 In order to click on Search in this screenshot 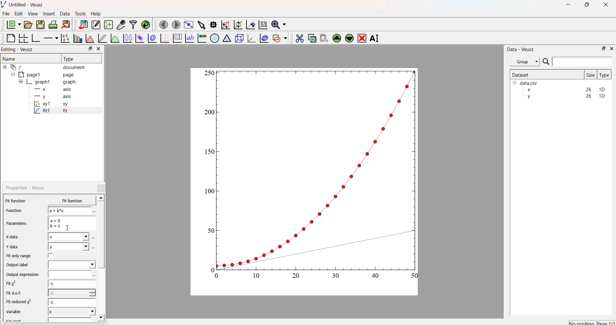, I will do `click(546, 62)`.